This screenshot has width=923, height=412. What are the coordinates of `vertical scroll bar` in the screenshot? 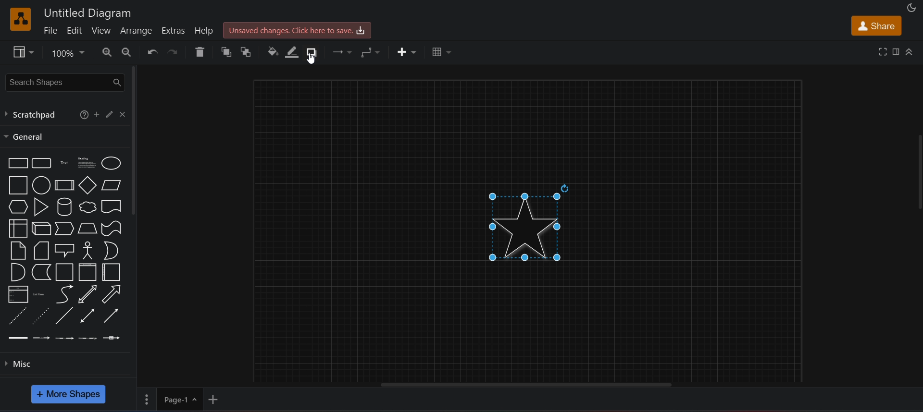 It's located at (135, 141).